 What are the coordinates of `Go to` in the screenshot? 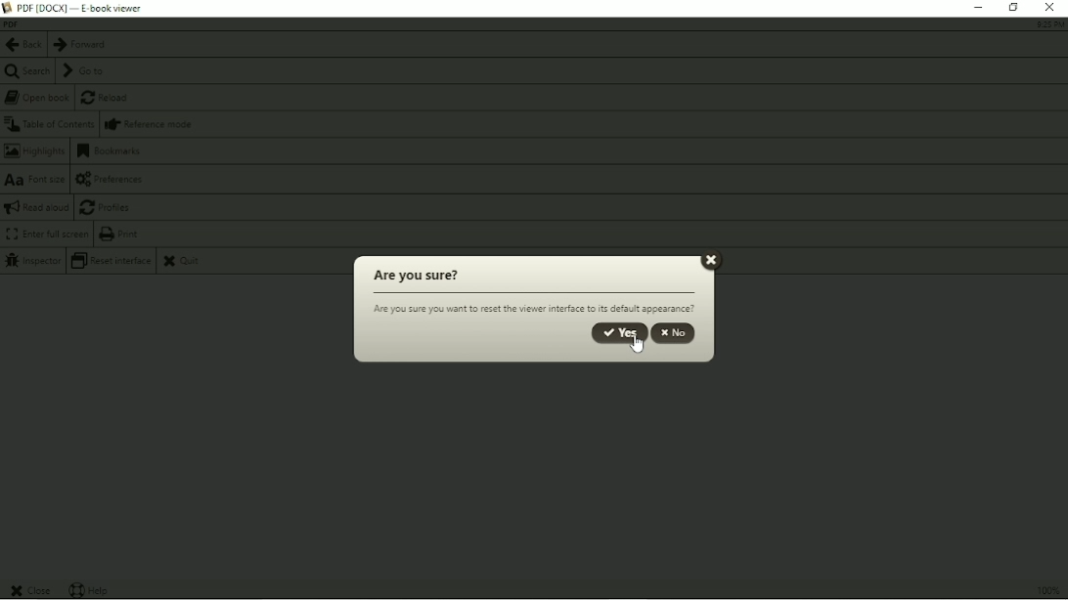 It's located at (82, 70).